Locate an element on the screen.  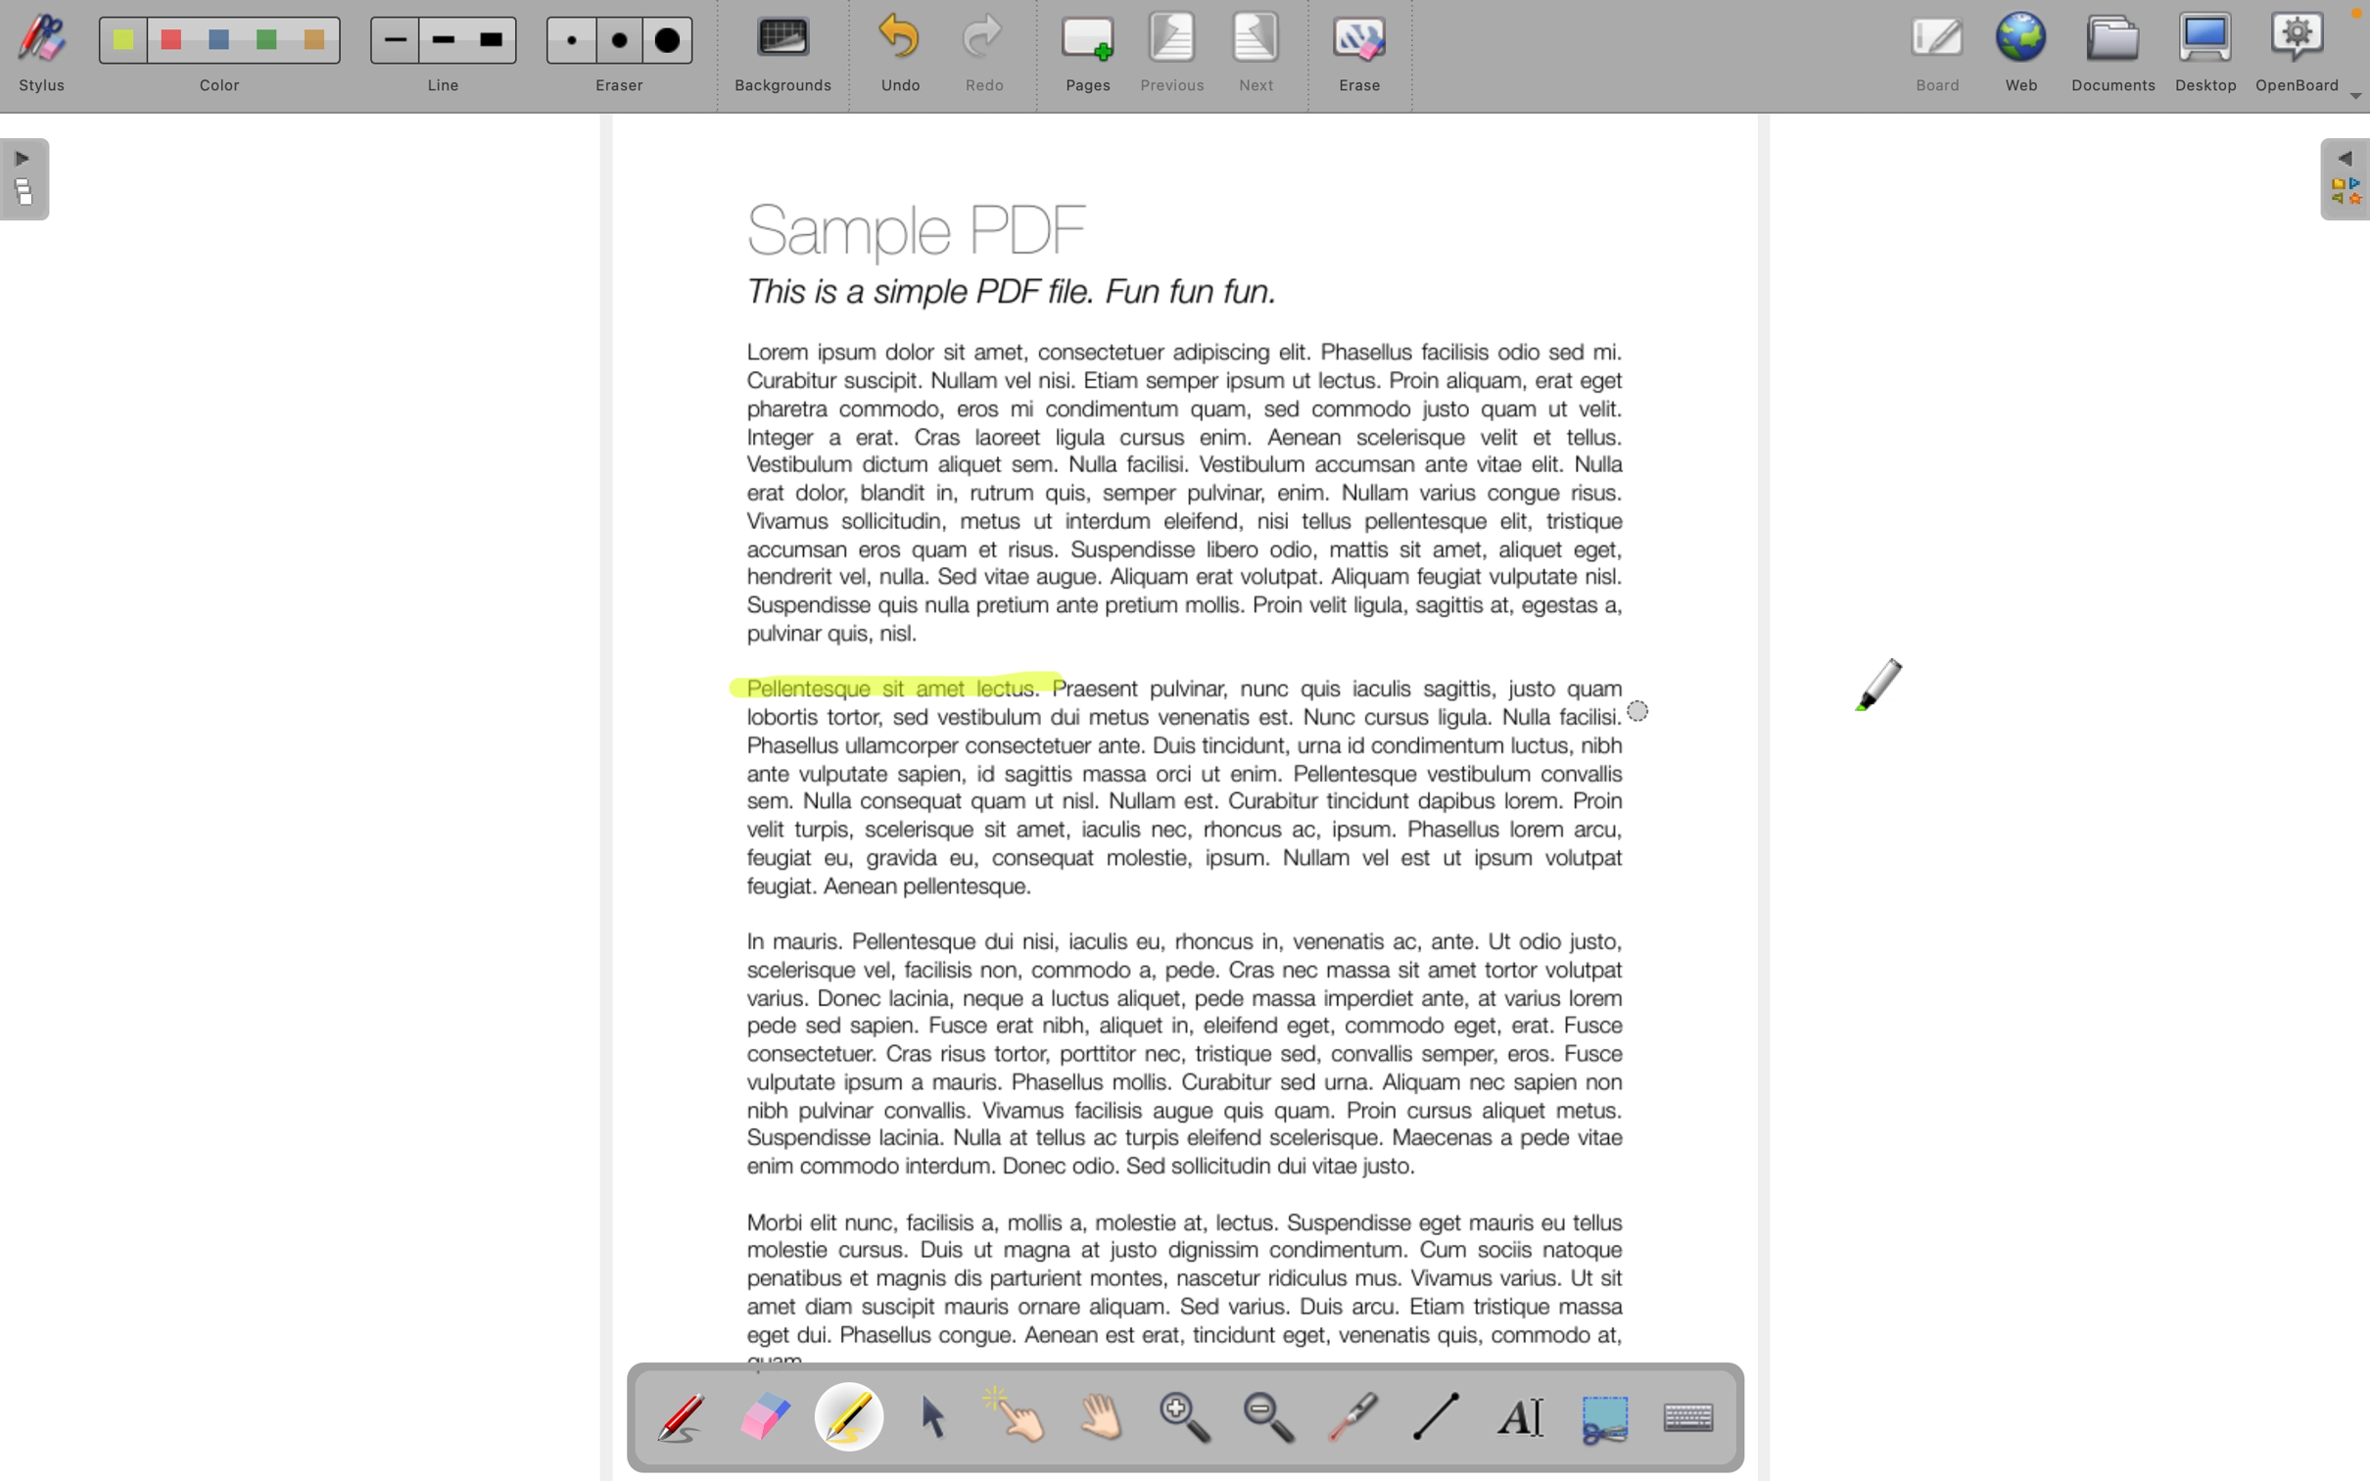
erase is located at coordinates (1364, 65).